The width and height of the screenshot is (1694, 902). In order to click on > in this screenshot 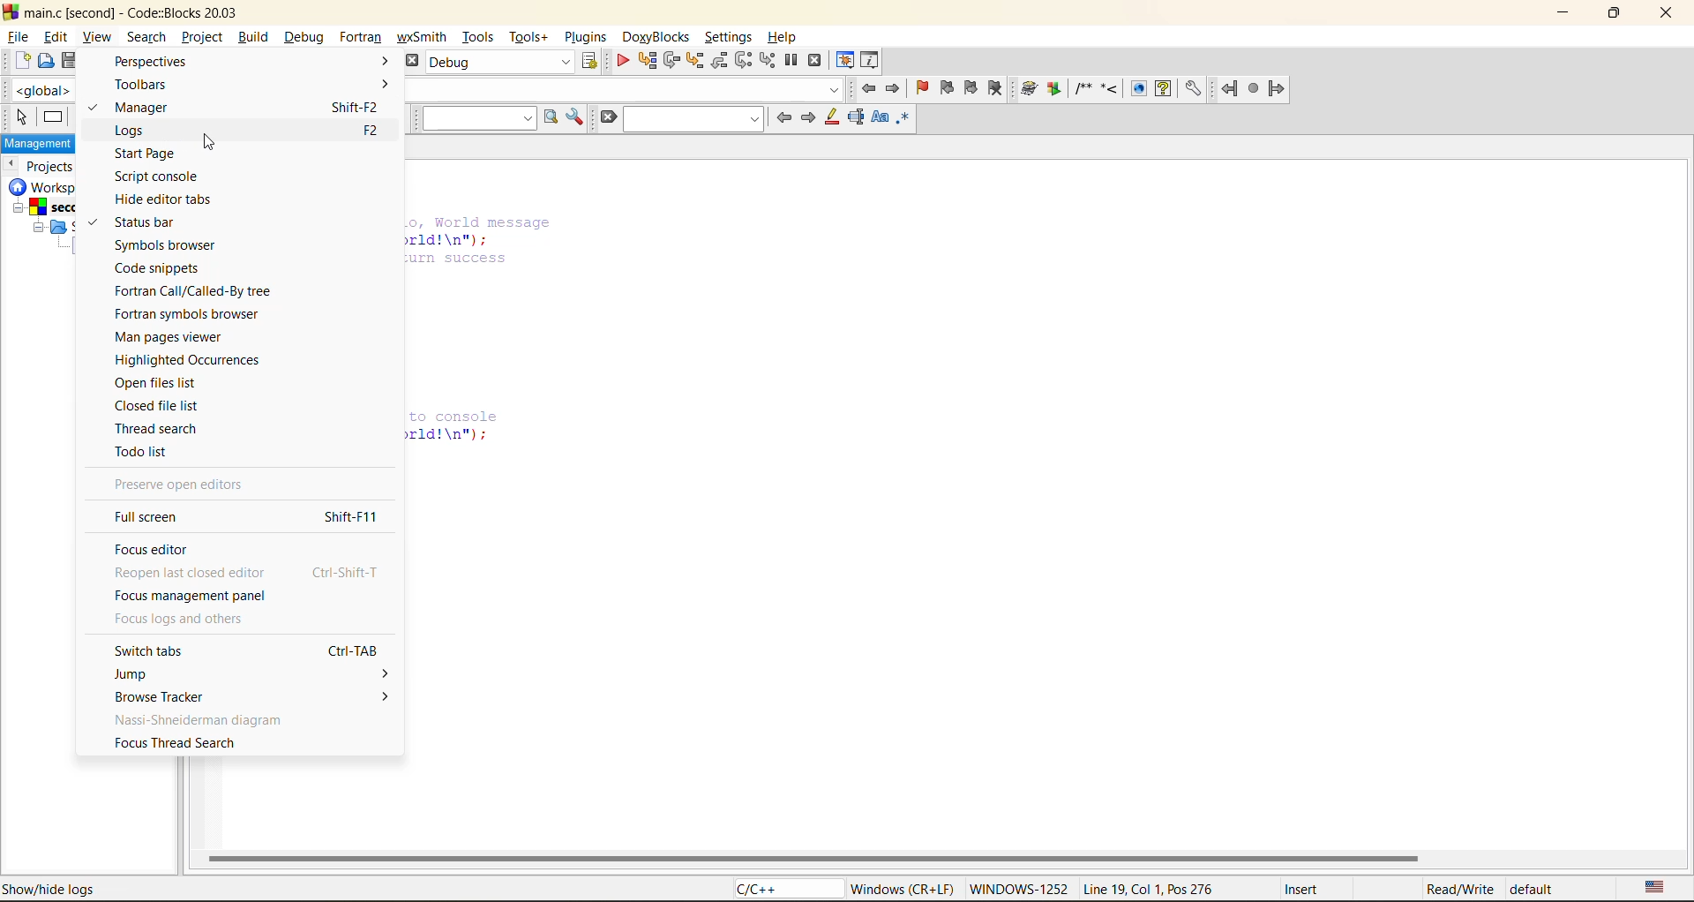, I will do `click(375, 61)`.